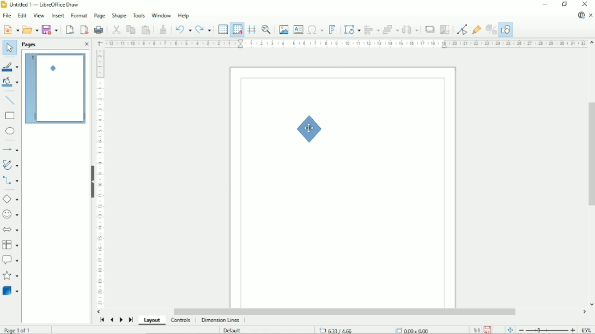 This screenshot has height=334, width=595. I want to click on Zoom & pan, so click(266, 29).